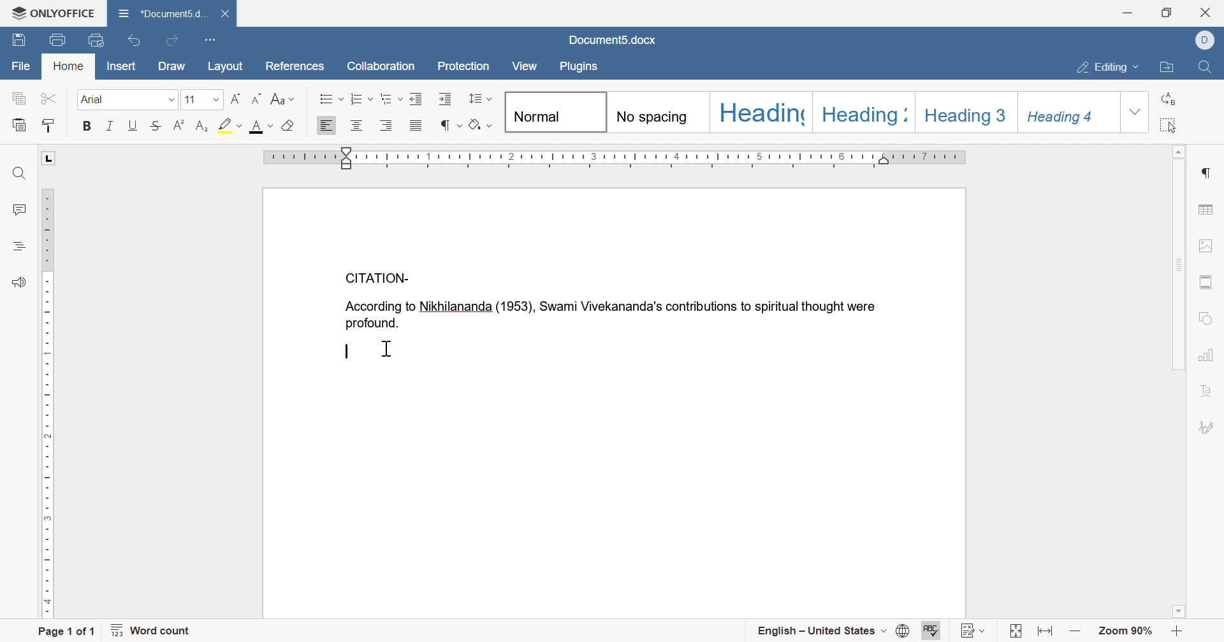 The image size is (1224, 642). Describe the element at coordinates (389, 348) in the screenshot. I see `cursor` at that location.